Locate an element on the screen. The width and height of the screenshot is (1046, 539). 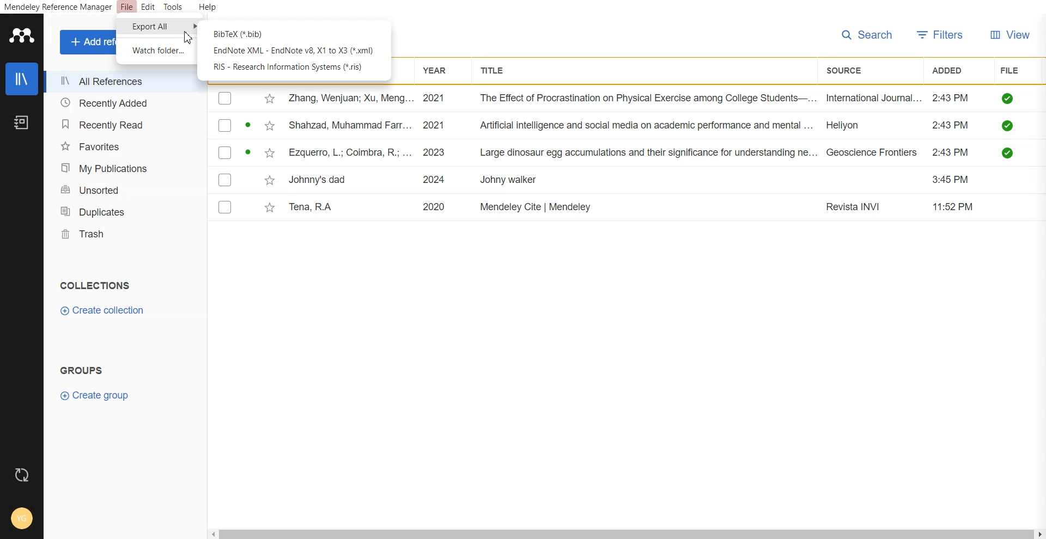
Unsorted is located at coordinates (122, 189).